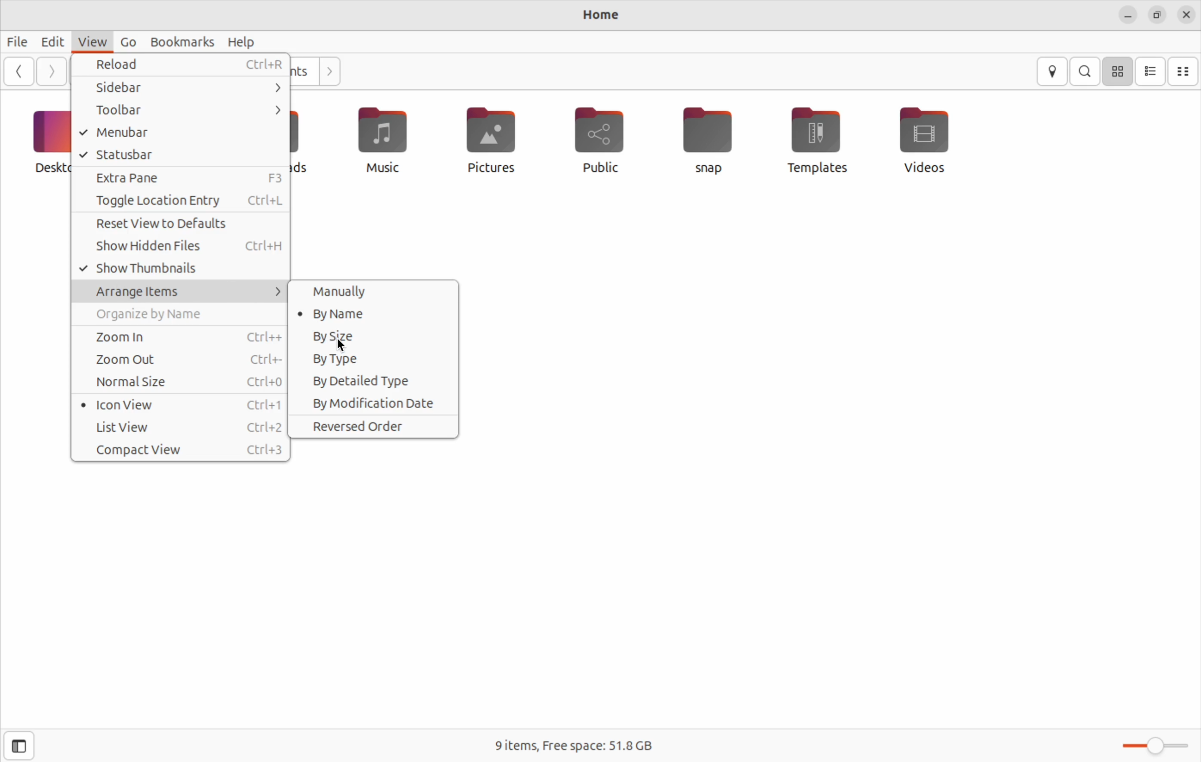 Image resolution: width=1201 pixels, height=762 pixels. I want to click on reload, so click(184, 66).